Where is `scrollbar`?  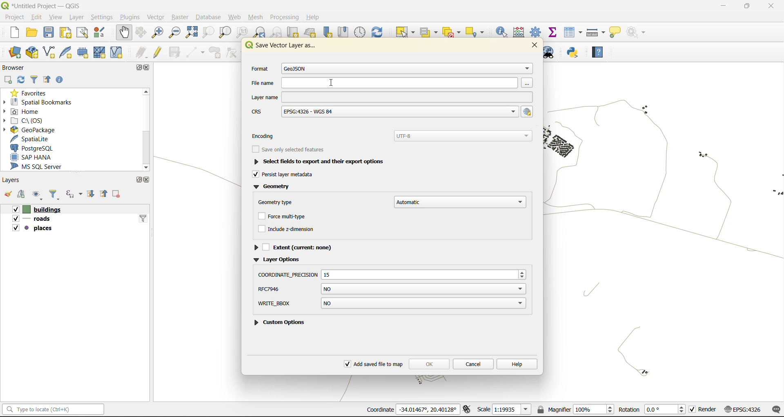
scrollbar is located at coordinates (145, 130).